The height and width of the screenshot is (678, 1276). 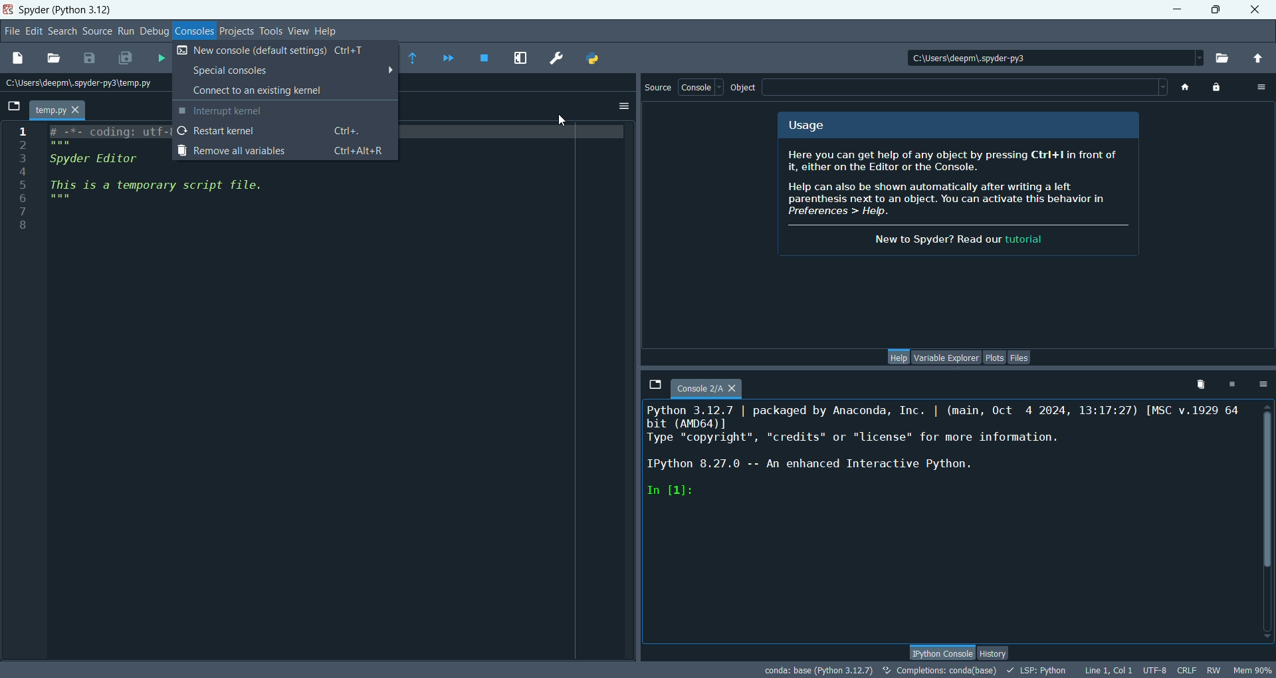 What do you see at coordinates (412, 58) in the screenshot?
I see `run until current function returns` at bounding box center [412, 58].